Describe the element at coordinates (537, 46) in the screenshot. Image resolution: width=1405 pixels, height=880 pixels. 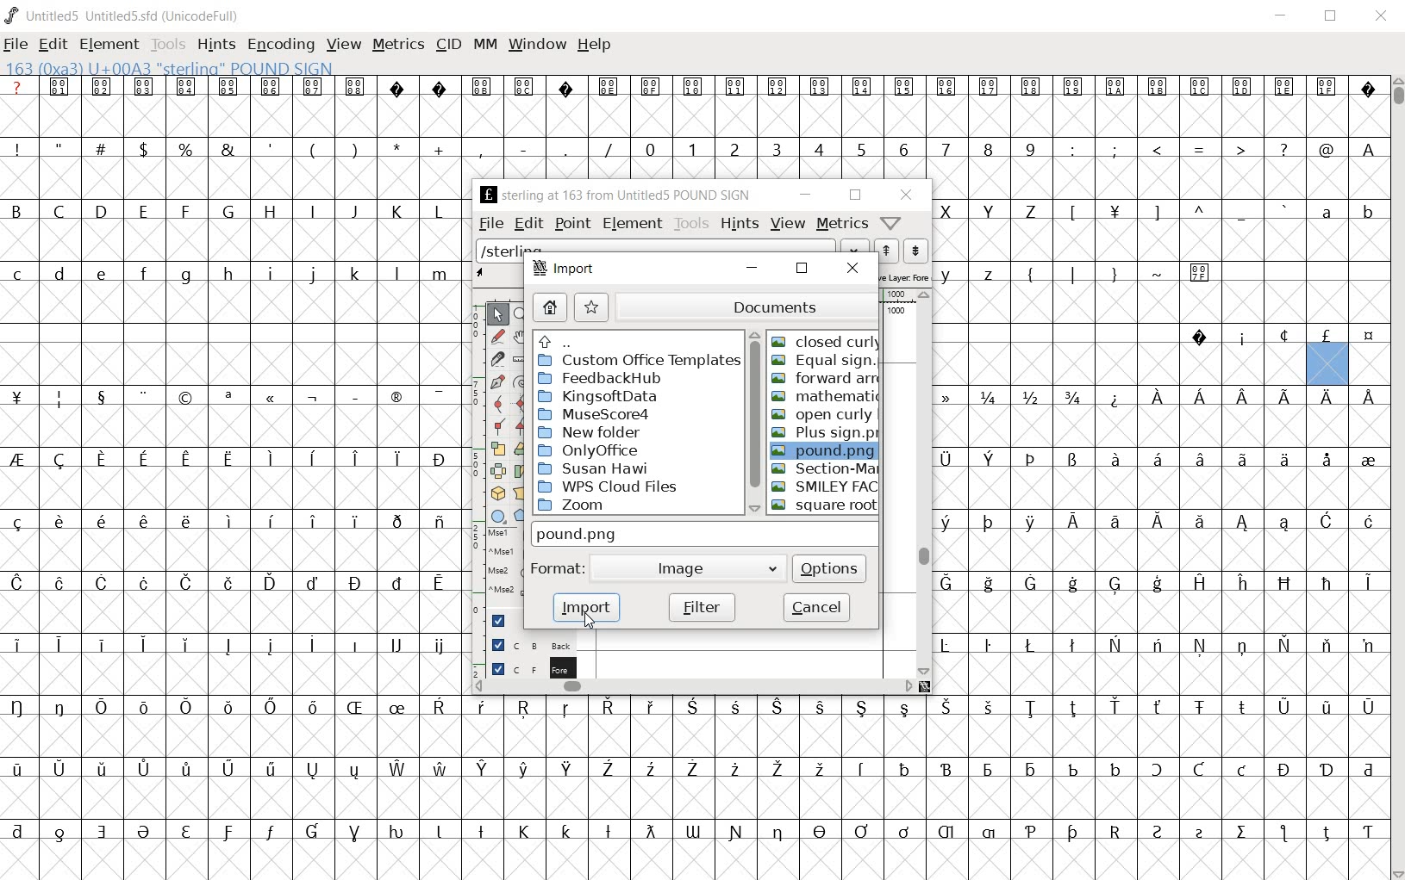
I see `WINDOW` at that location.